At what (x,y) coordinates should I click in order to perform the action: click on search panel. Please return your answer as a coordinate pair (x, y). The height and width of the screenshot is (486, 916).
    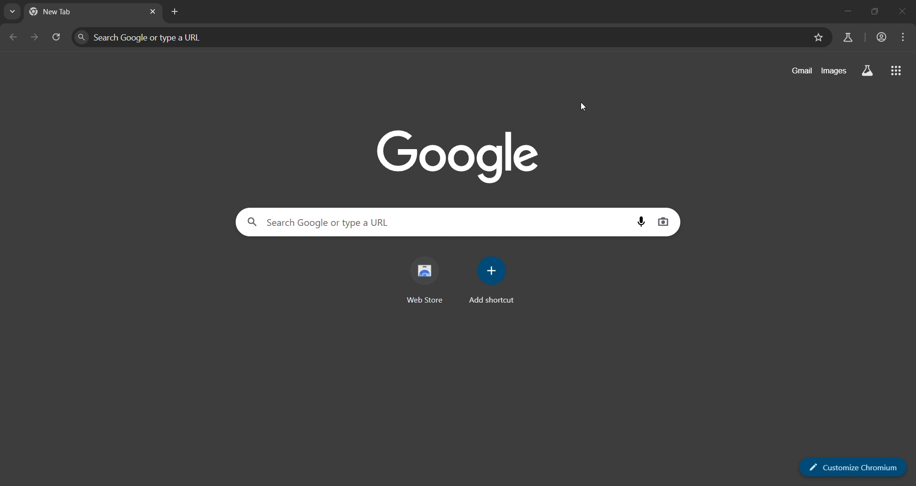
    Looking at the image, I should click on (178, 35).